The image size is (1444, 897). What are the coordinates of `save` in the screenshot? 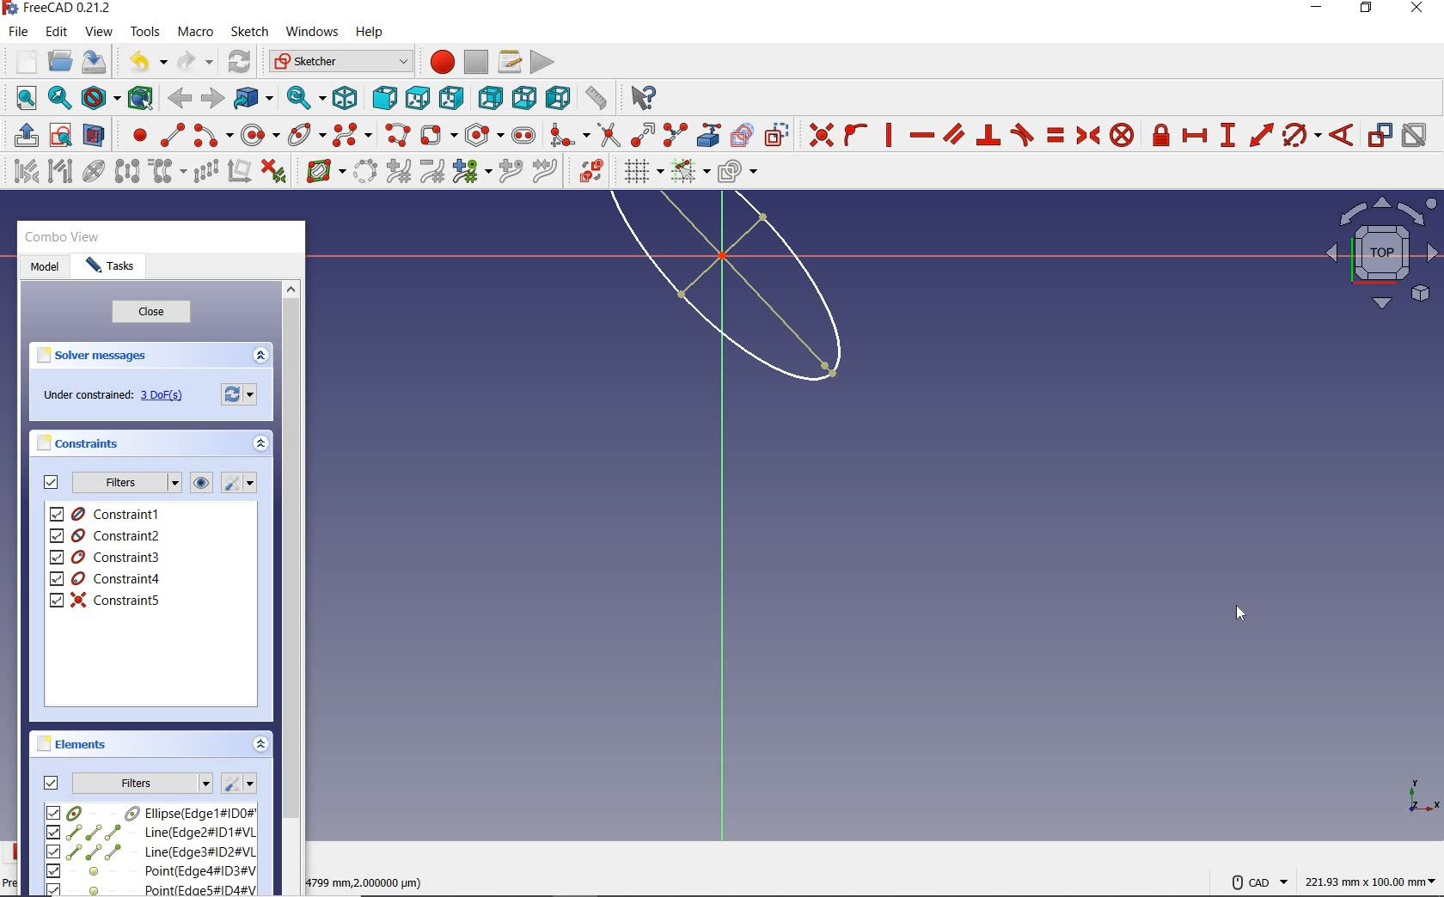 It's located at (93, 62).